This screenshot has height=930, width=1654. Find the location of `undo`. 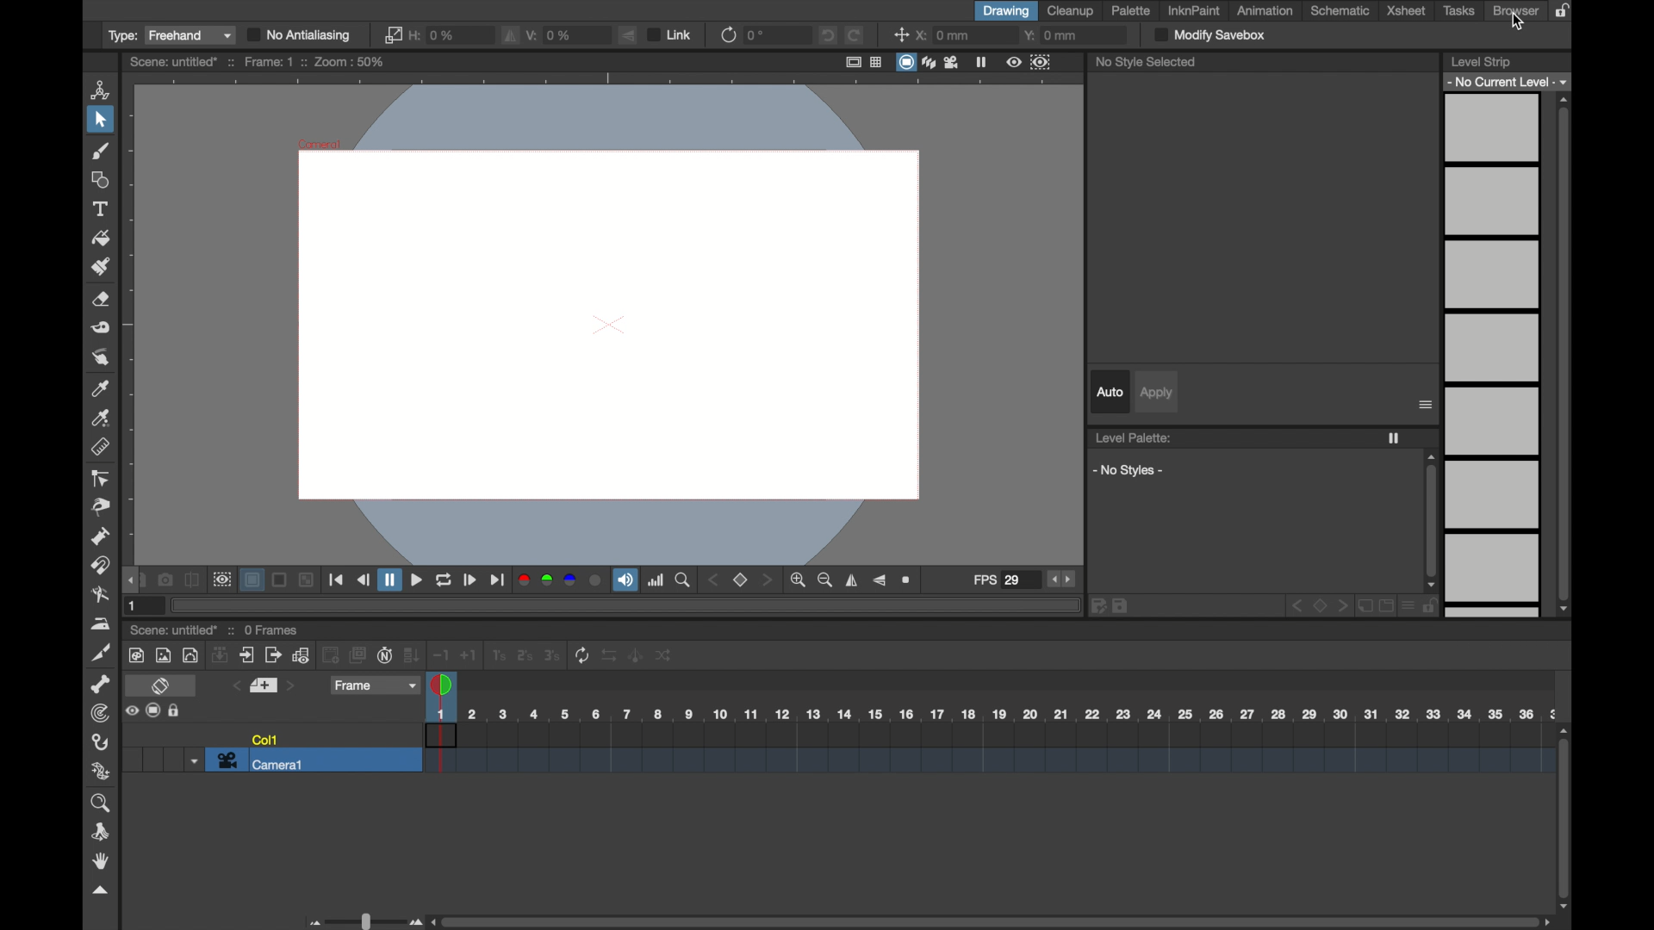

undo is located at coordinates (828, 35).